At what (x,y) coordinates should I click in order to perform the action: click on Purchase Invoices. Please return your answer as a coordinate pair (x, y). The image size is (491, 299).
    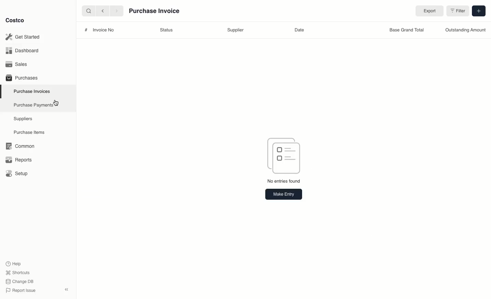
    Looking at the image, I should click on (32, 91).